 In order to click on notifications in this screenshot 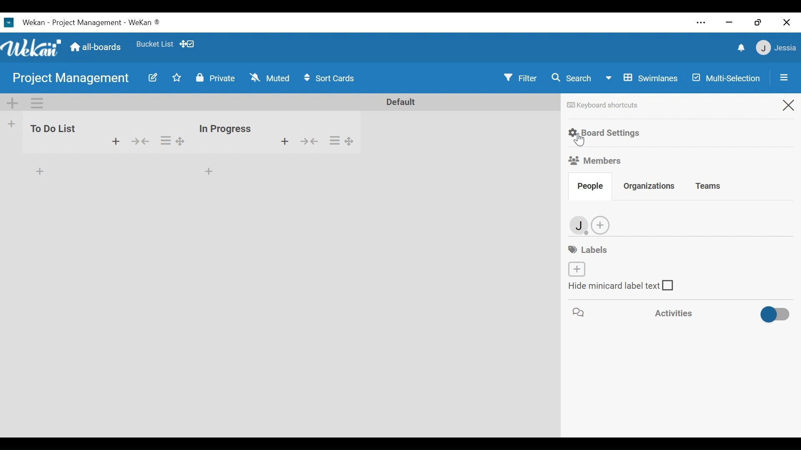, I will do `click(740, 48)`.